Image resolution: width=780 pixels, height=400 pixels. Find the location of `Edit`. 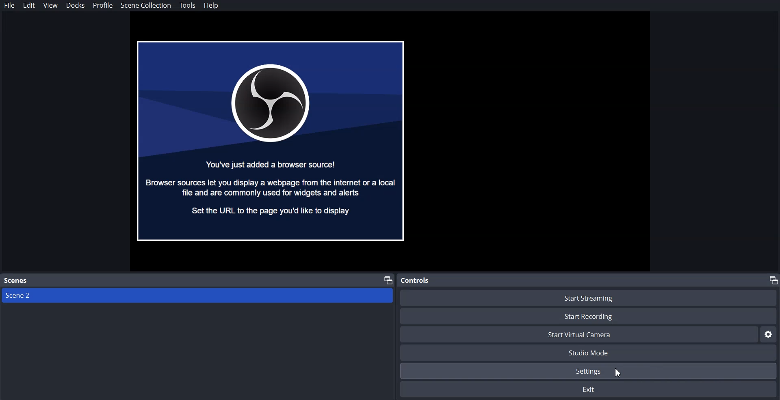

Edit is located at coordinates (30, 5).